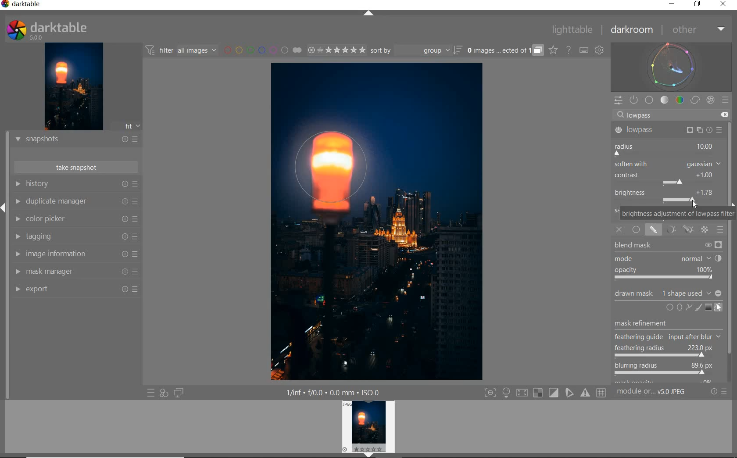 This screenshot has height=458, width=737. What do you see at coordinates (637, 230) in the screenshot?
I see `UNIFORMLY` at bounding box center [637, 230].